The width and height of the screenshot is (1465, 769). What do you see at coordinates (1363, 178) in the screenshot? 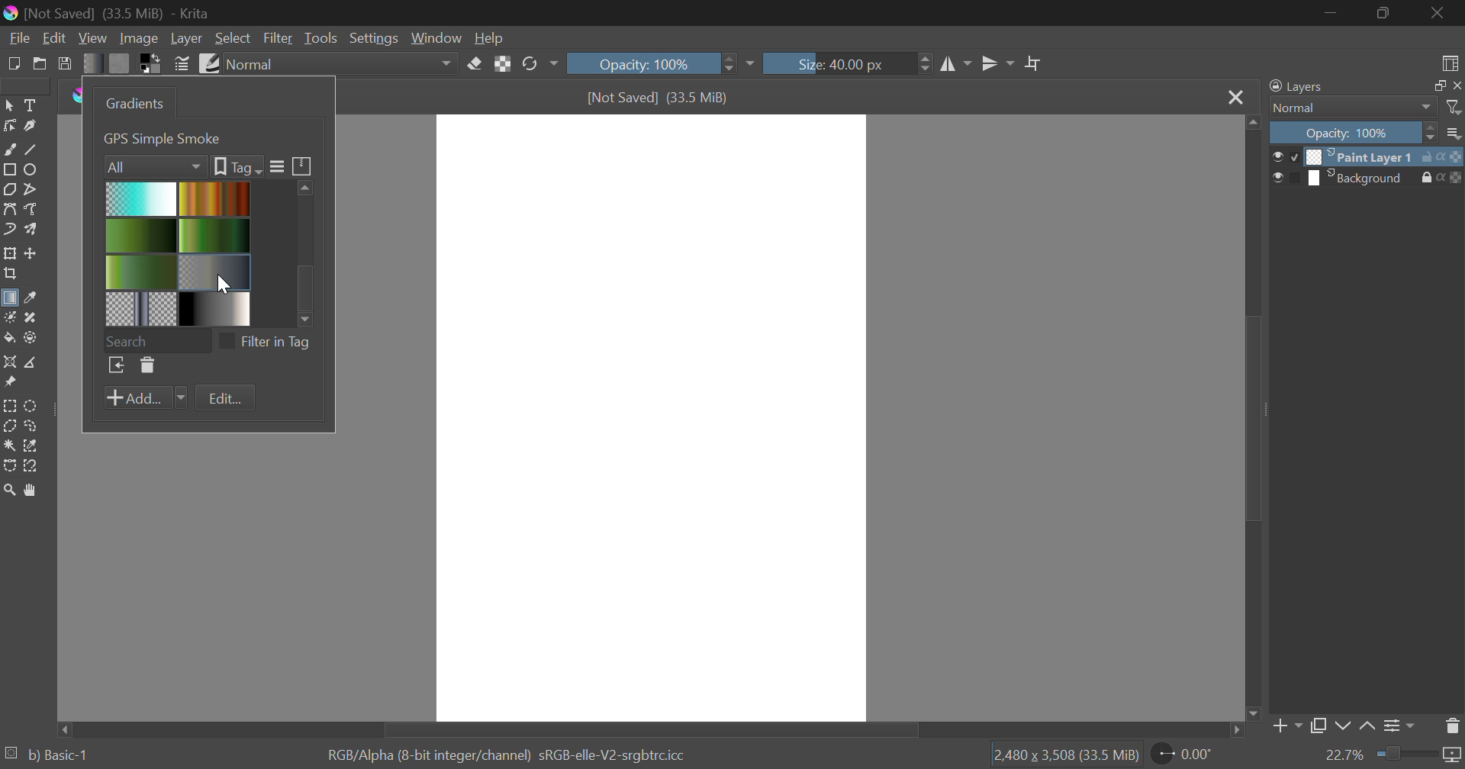
I see `Background` at bounding box center [1363, 178].